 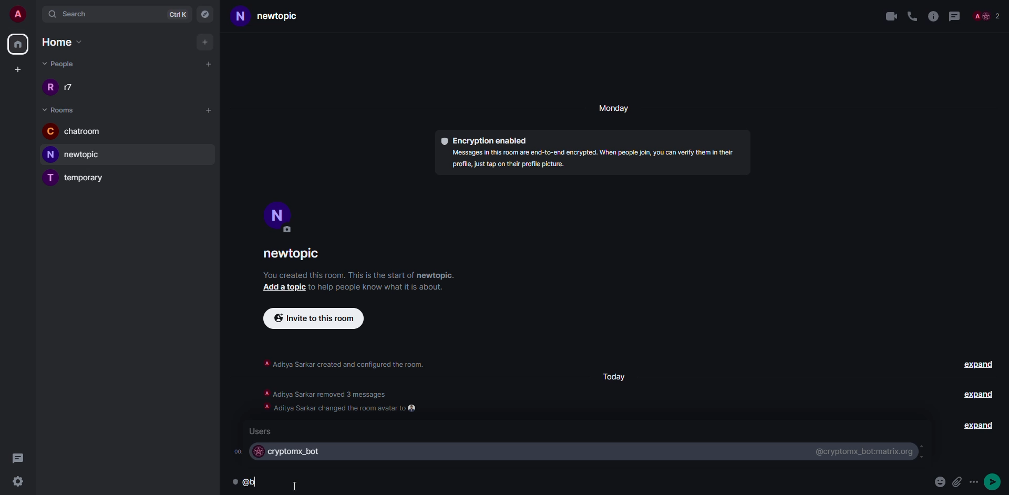 I want to click on emoji, so click(x=939, y=482).